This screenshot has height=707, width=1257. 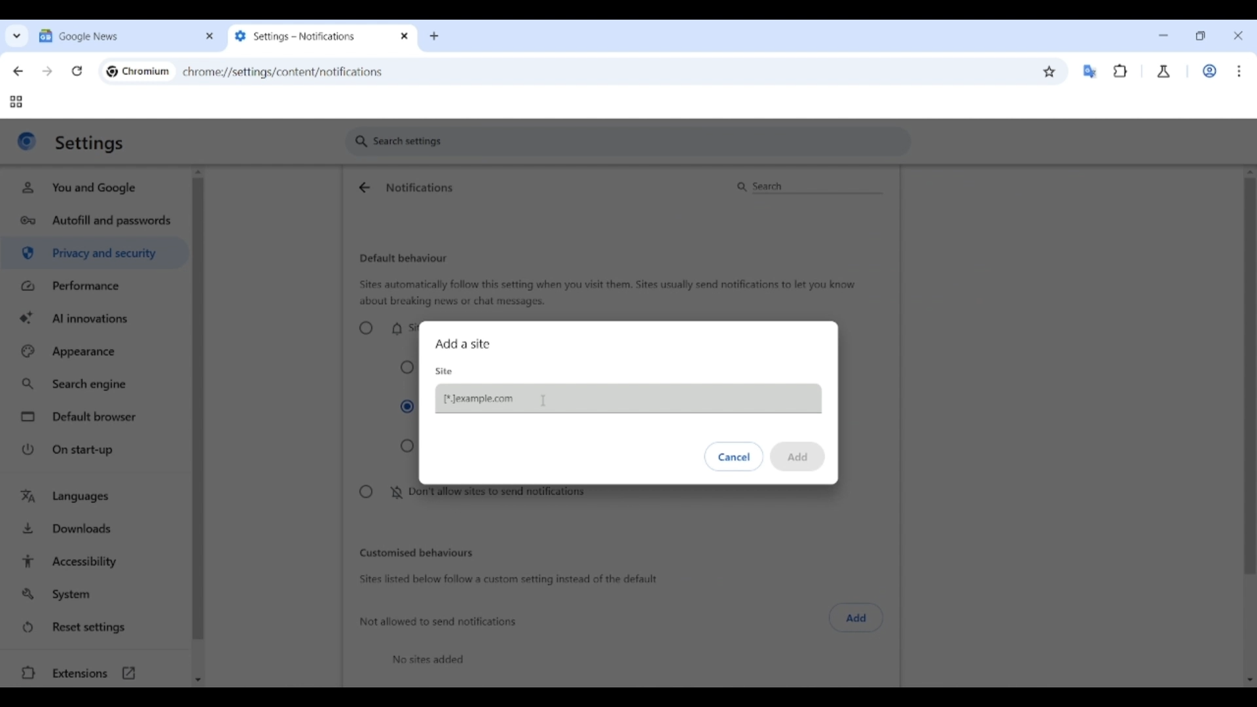 What do you see at coordinates (96, 384) in the screenshot?
I see `Search engine` at bounding box center [96, 384].